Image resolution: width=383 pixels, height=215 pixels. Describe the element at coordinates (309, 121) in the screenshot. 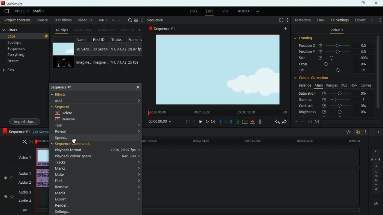

I see `beggining` at that location.